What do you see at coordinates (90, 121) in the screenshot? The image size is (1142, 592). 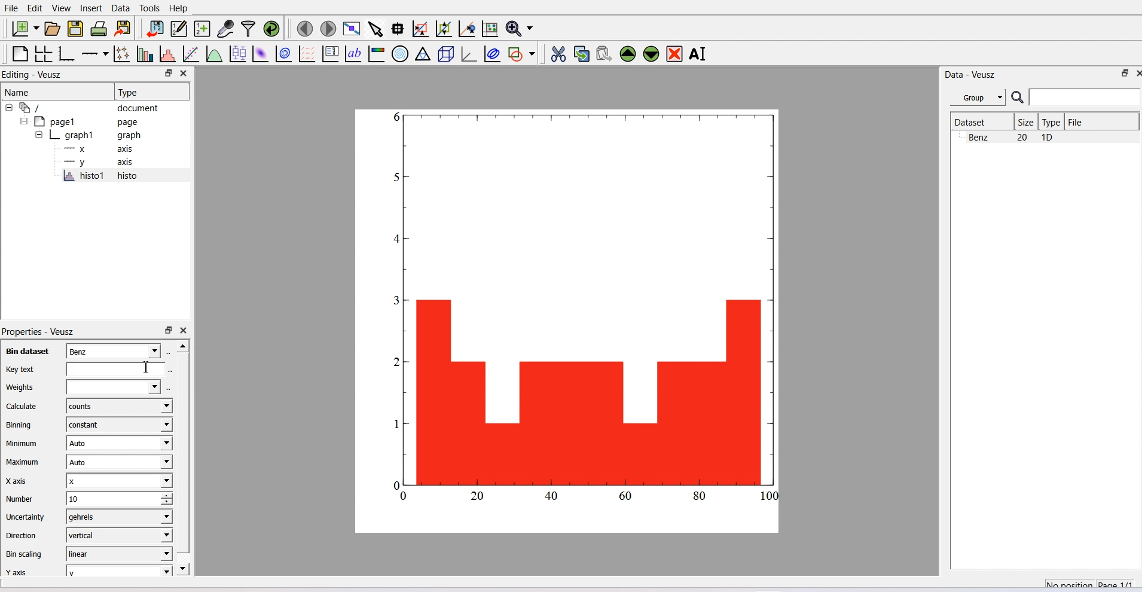 I see `Page` at bounding box center [90, 121].